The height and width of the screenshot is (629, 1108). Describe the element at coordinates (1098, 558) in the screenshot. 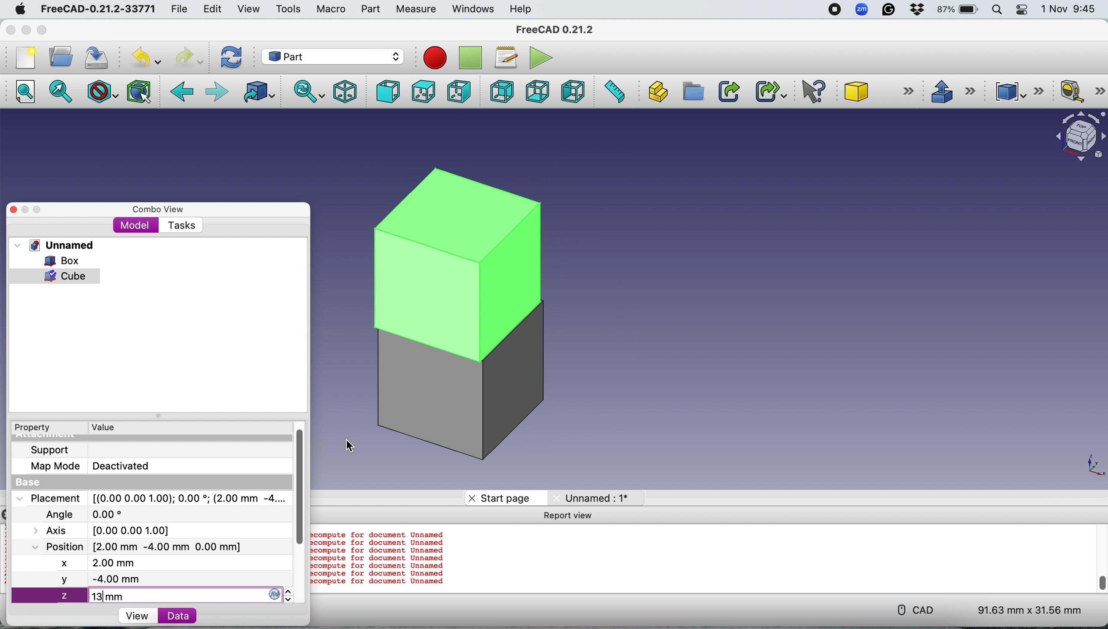

I see `vertical scroll bar` at that location.